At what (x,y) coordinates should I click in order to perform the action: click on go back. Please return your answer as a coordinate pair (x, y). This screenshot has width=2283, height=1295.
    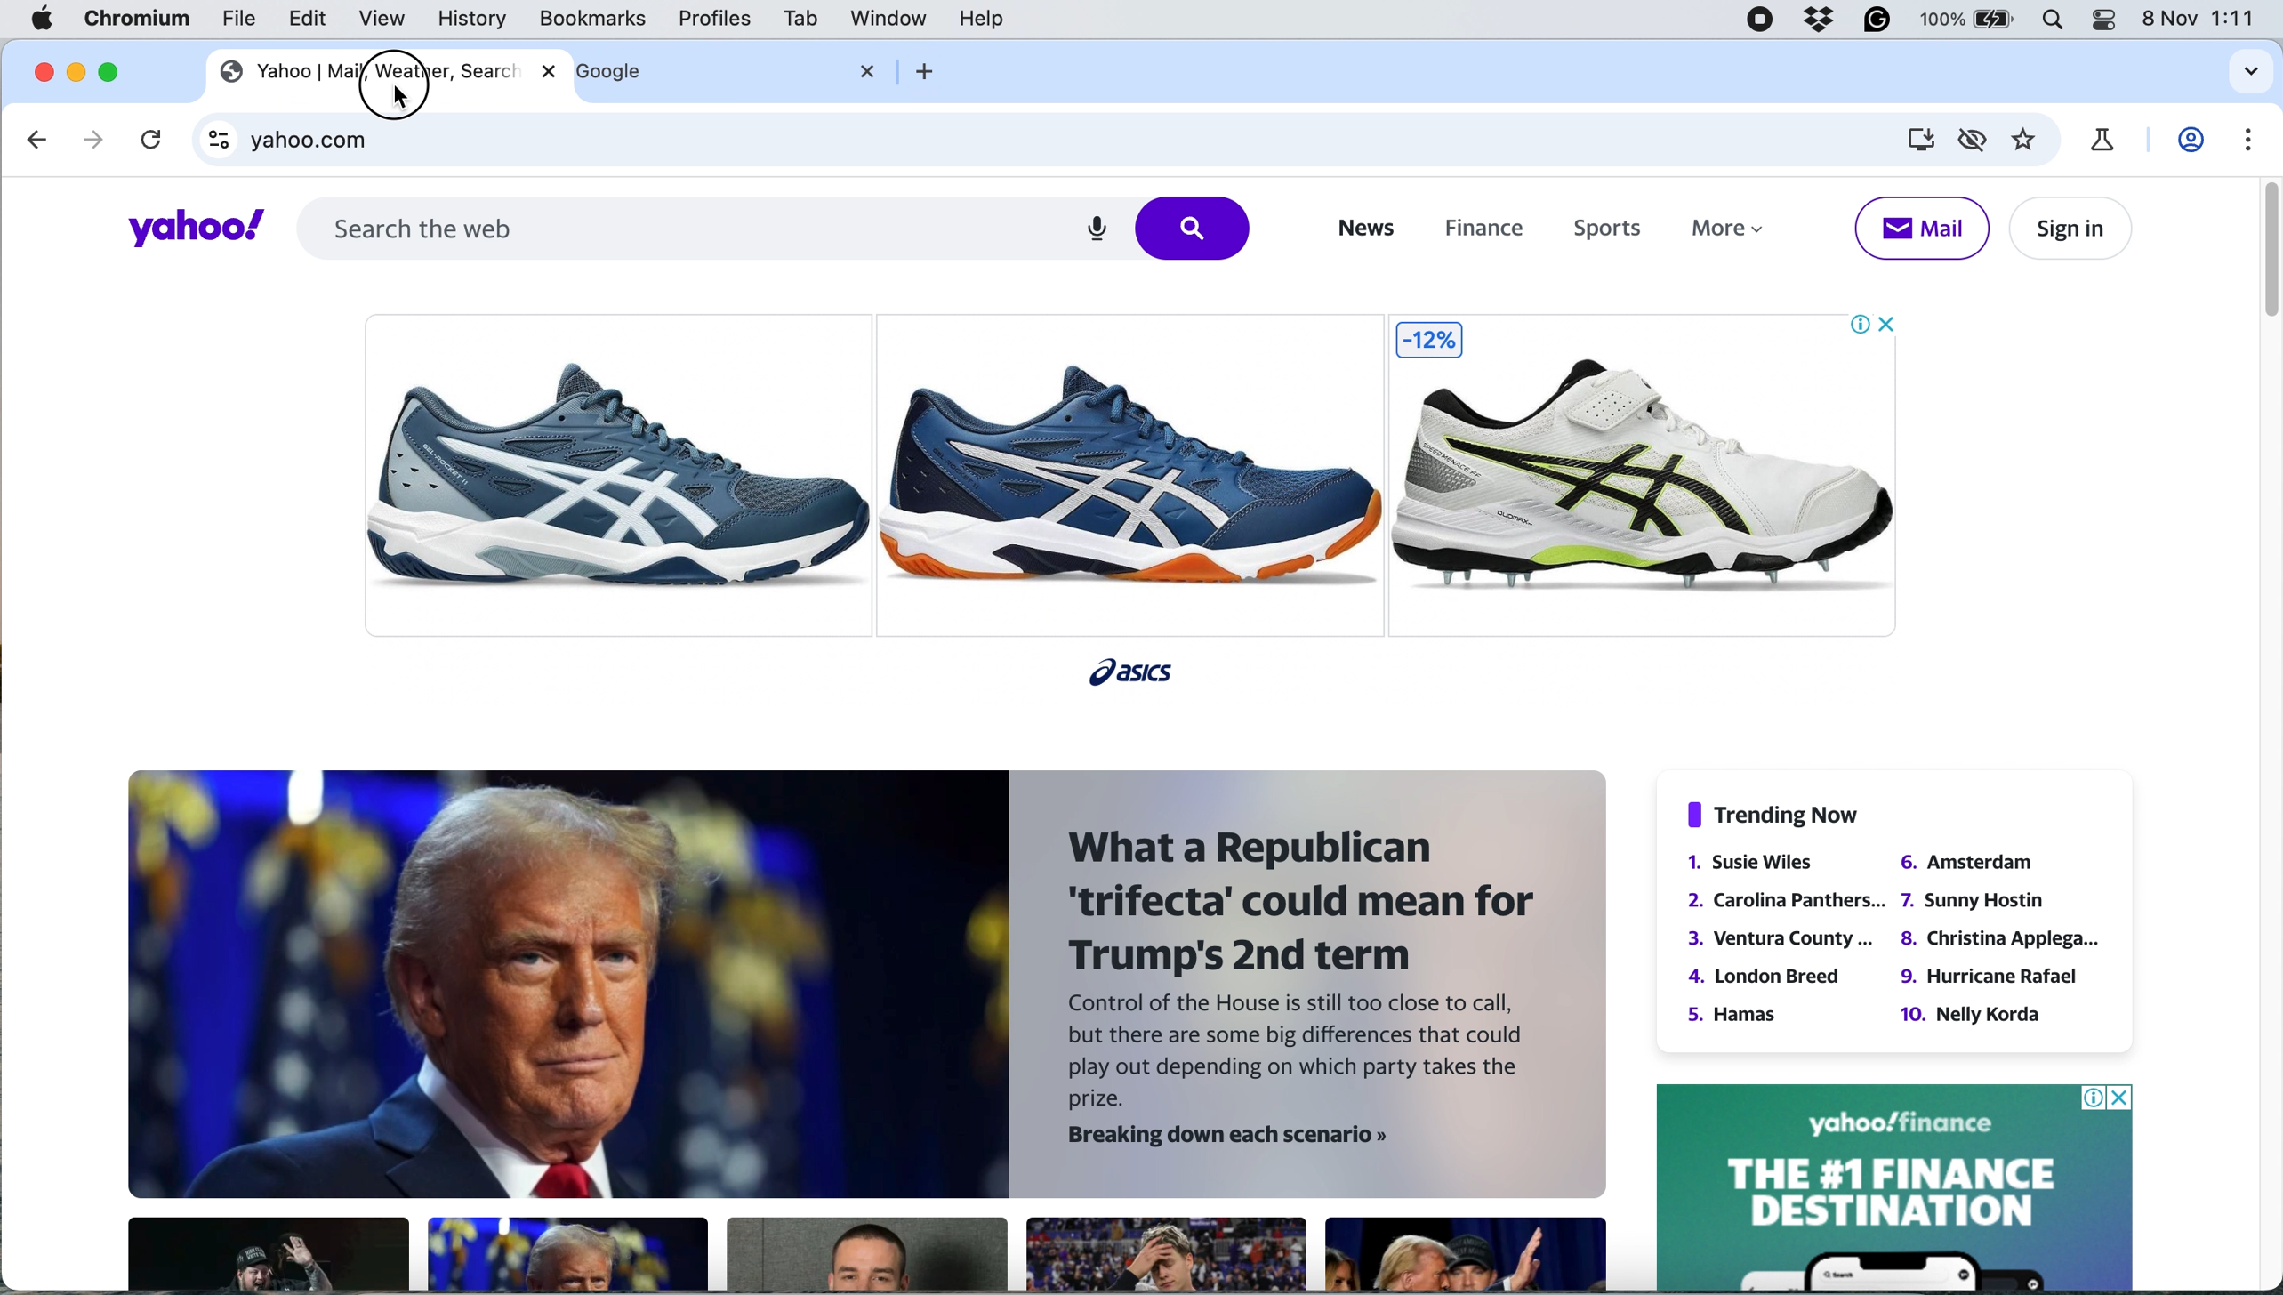
    Looking at the image, I should click on (39, 140).